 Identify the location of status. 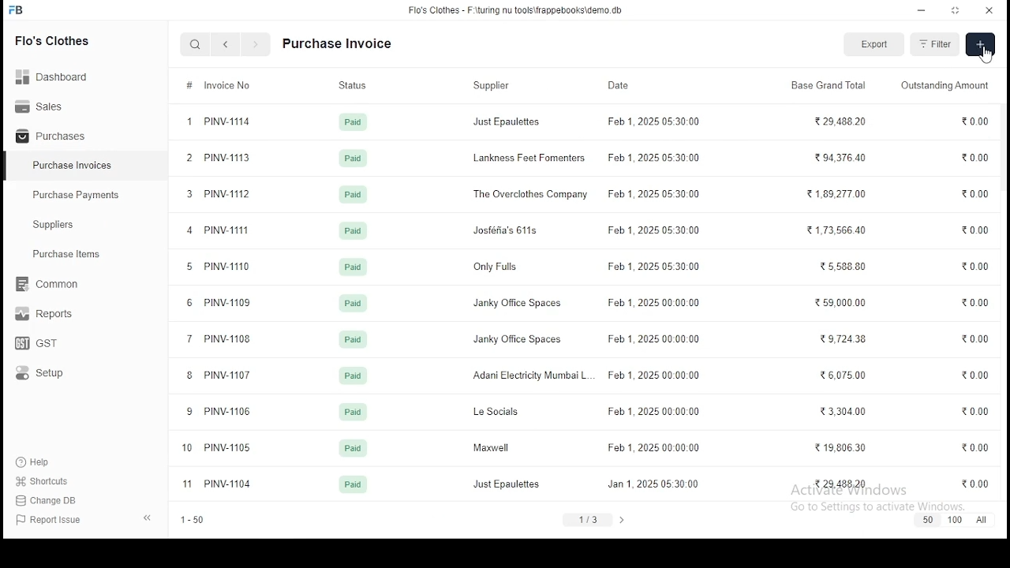
(353, 88).